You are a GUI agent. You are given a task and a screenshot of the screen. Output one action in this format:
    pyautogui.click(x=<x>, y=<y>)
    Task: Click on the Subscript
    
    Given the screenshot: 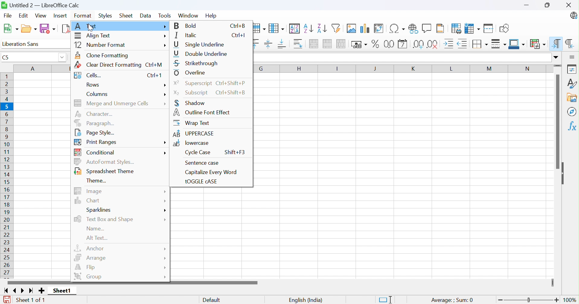 What is the action you would take?
    pyautogui.click(x=192, y=93)
    